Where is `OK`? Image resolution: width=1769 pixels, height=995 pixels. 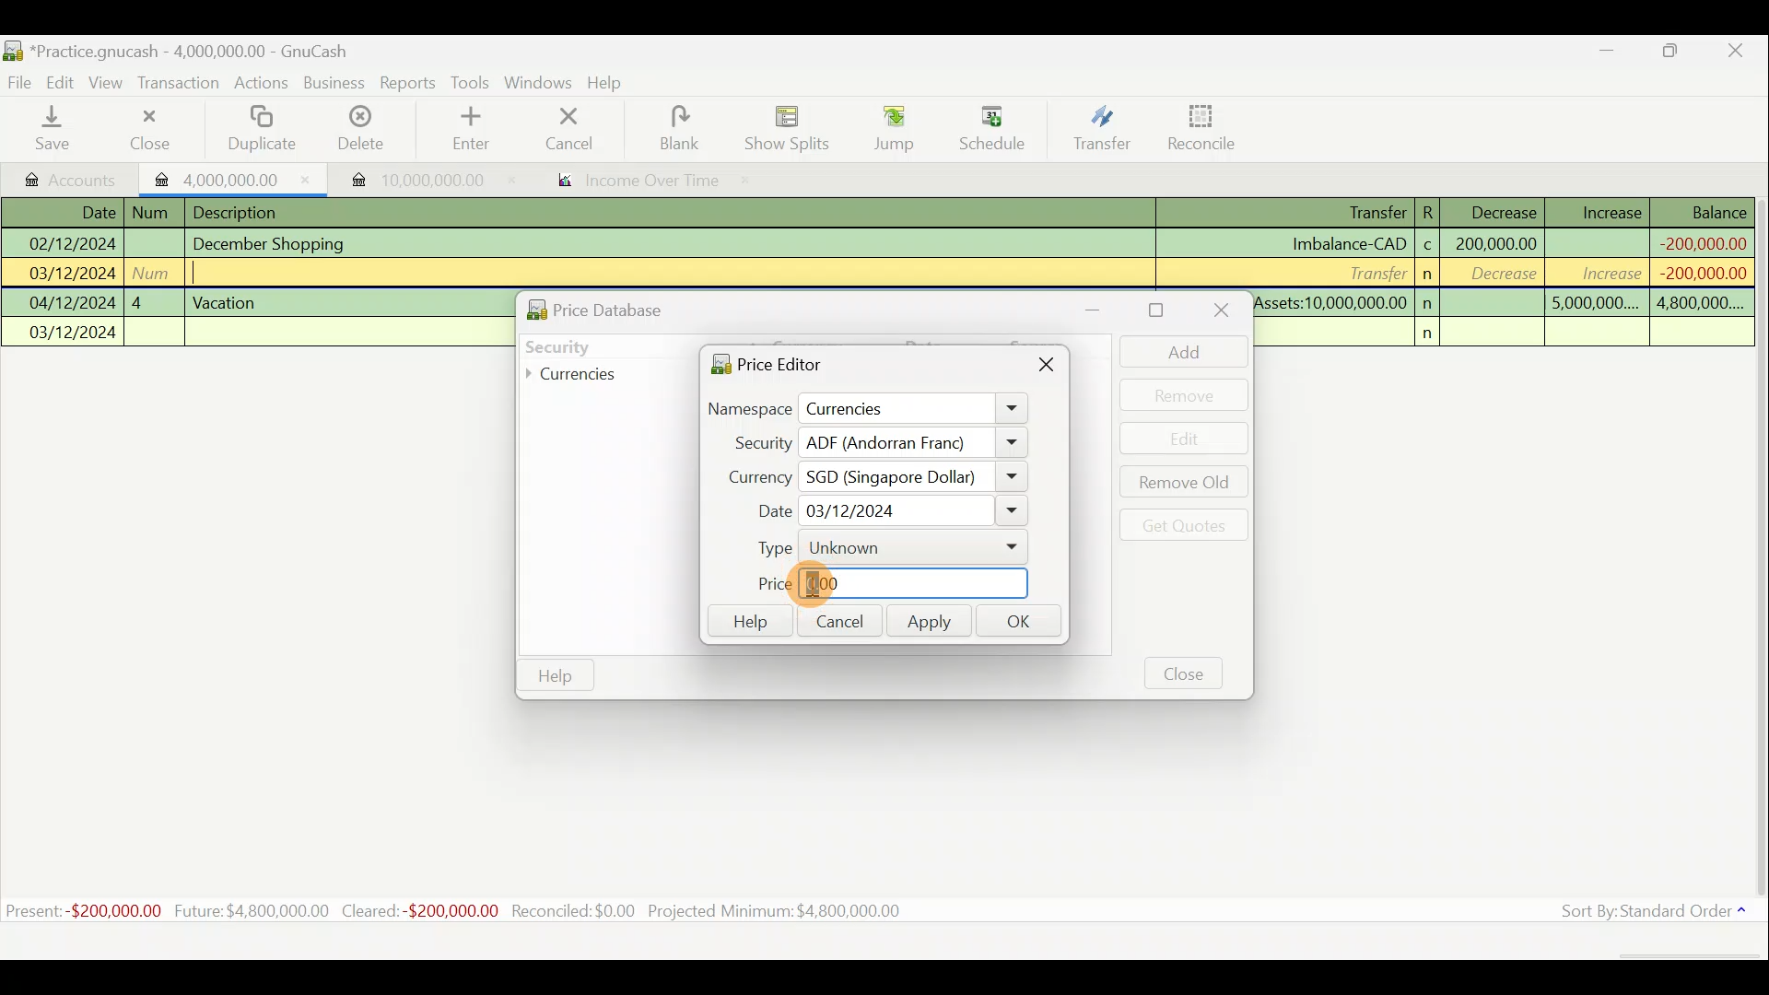
OK is located at coordinates (1024, 623).